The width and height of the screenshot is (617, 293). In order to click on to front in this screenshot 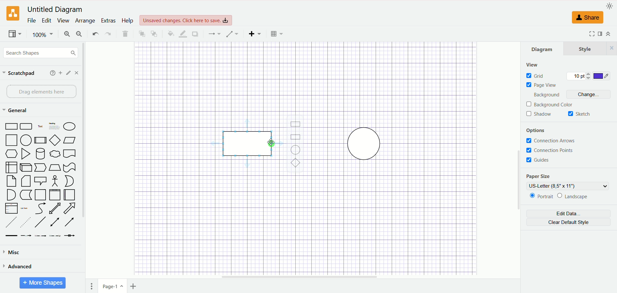, I will do `click(141, 33)`.